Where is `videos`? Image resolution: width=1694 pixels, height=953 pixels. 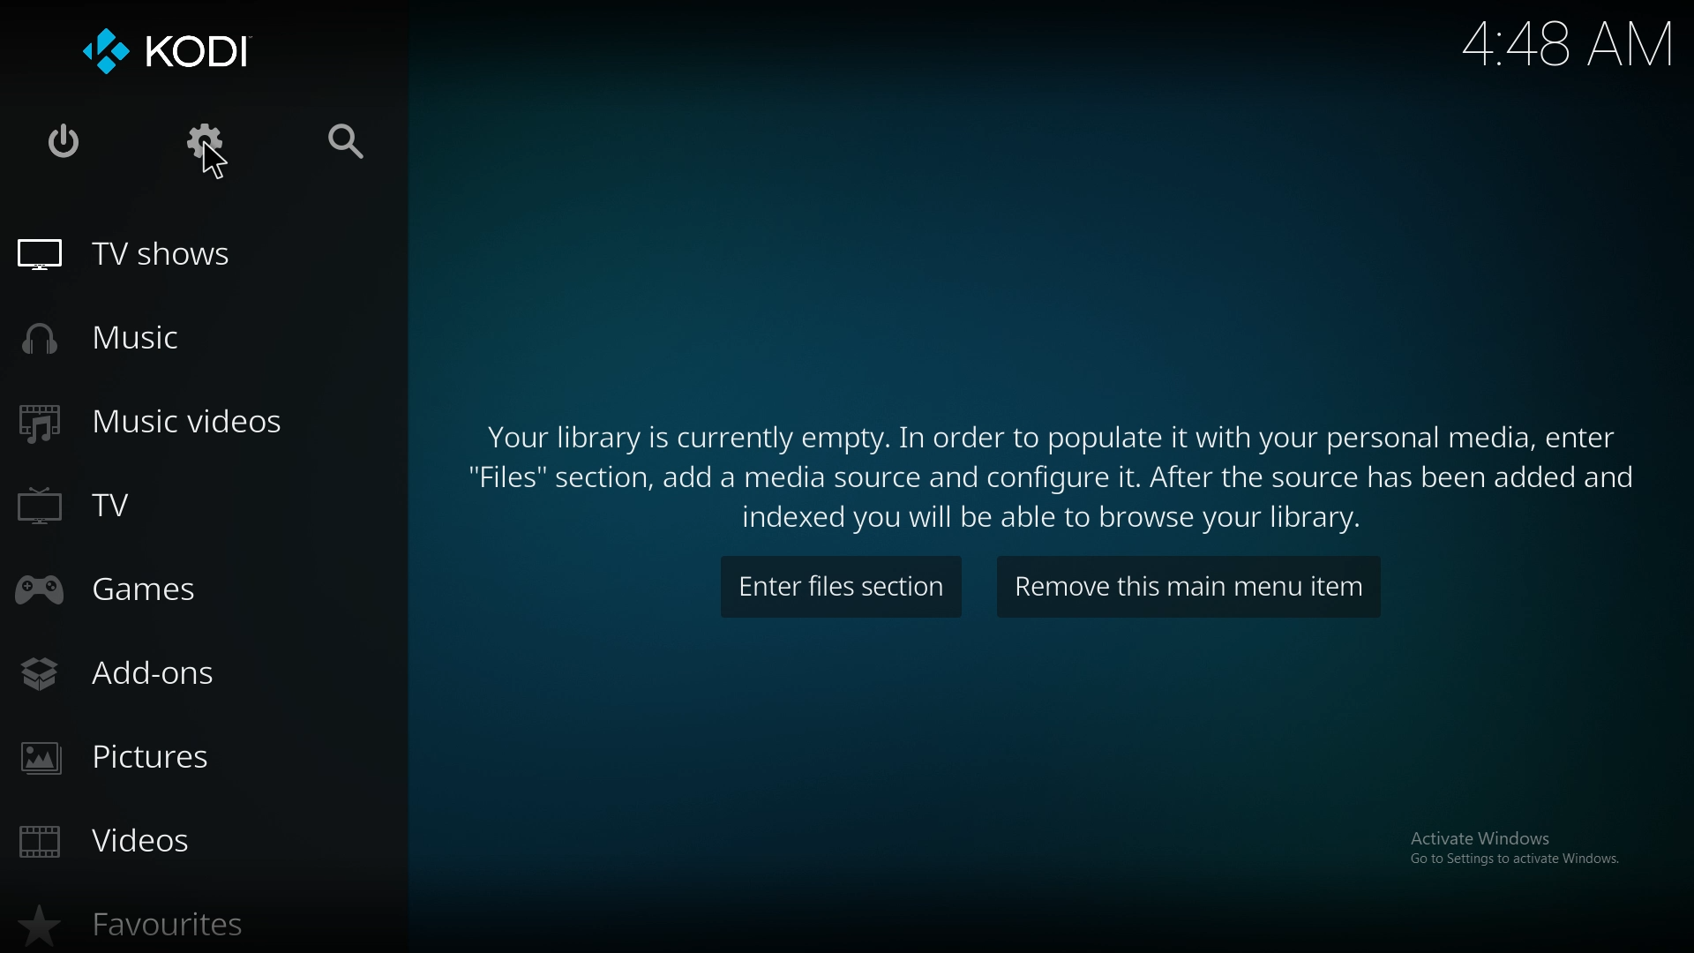 videos is located at coordinates (136, 838).